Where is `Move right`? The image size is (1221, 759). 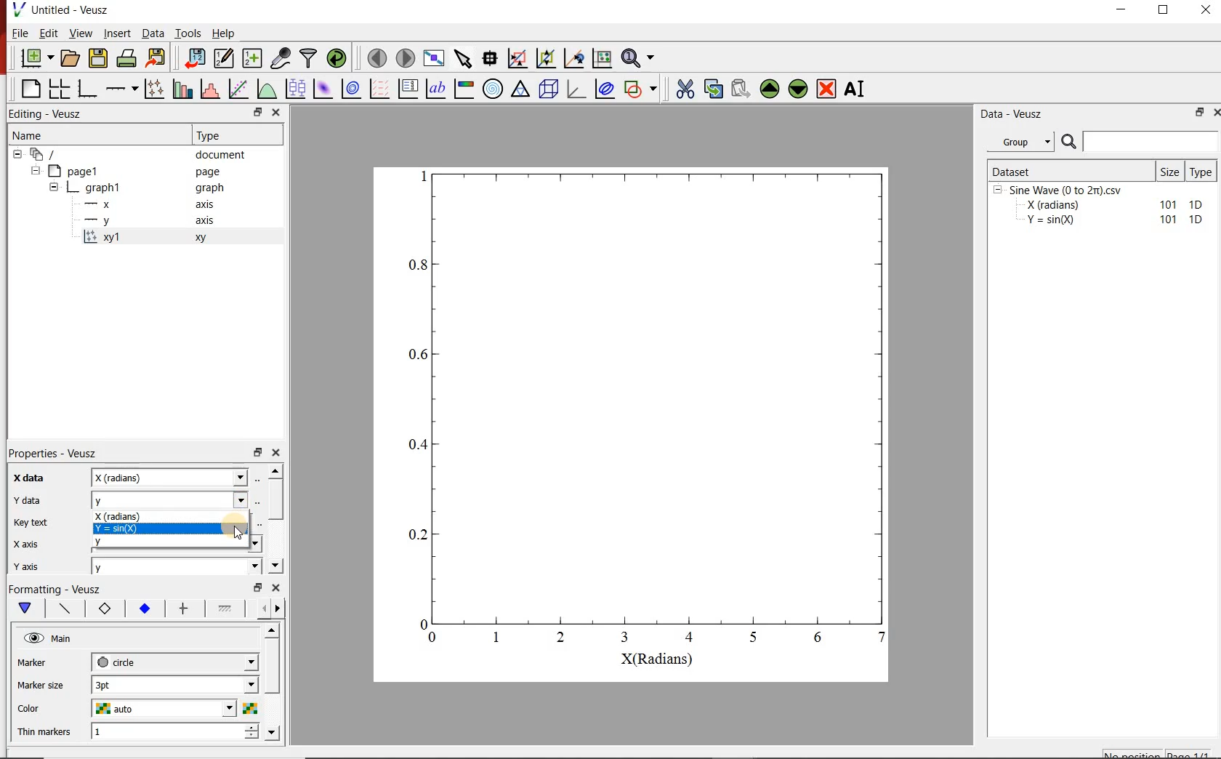
Move right is located at coordinates (280, 609).